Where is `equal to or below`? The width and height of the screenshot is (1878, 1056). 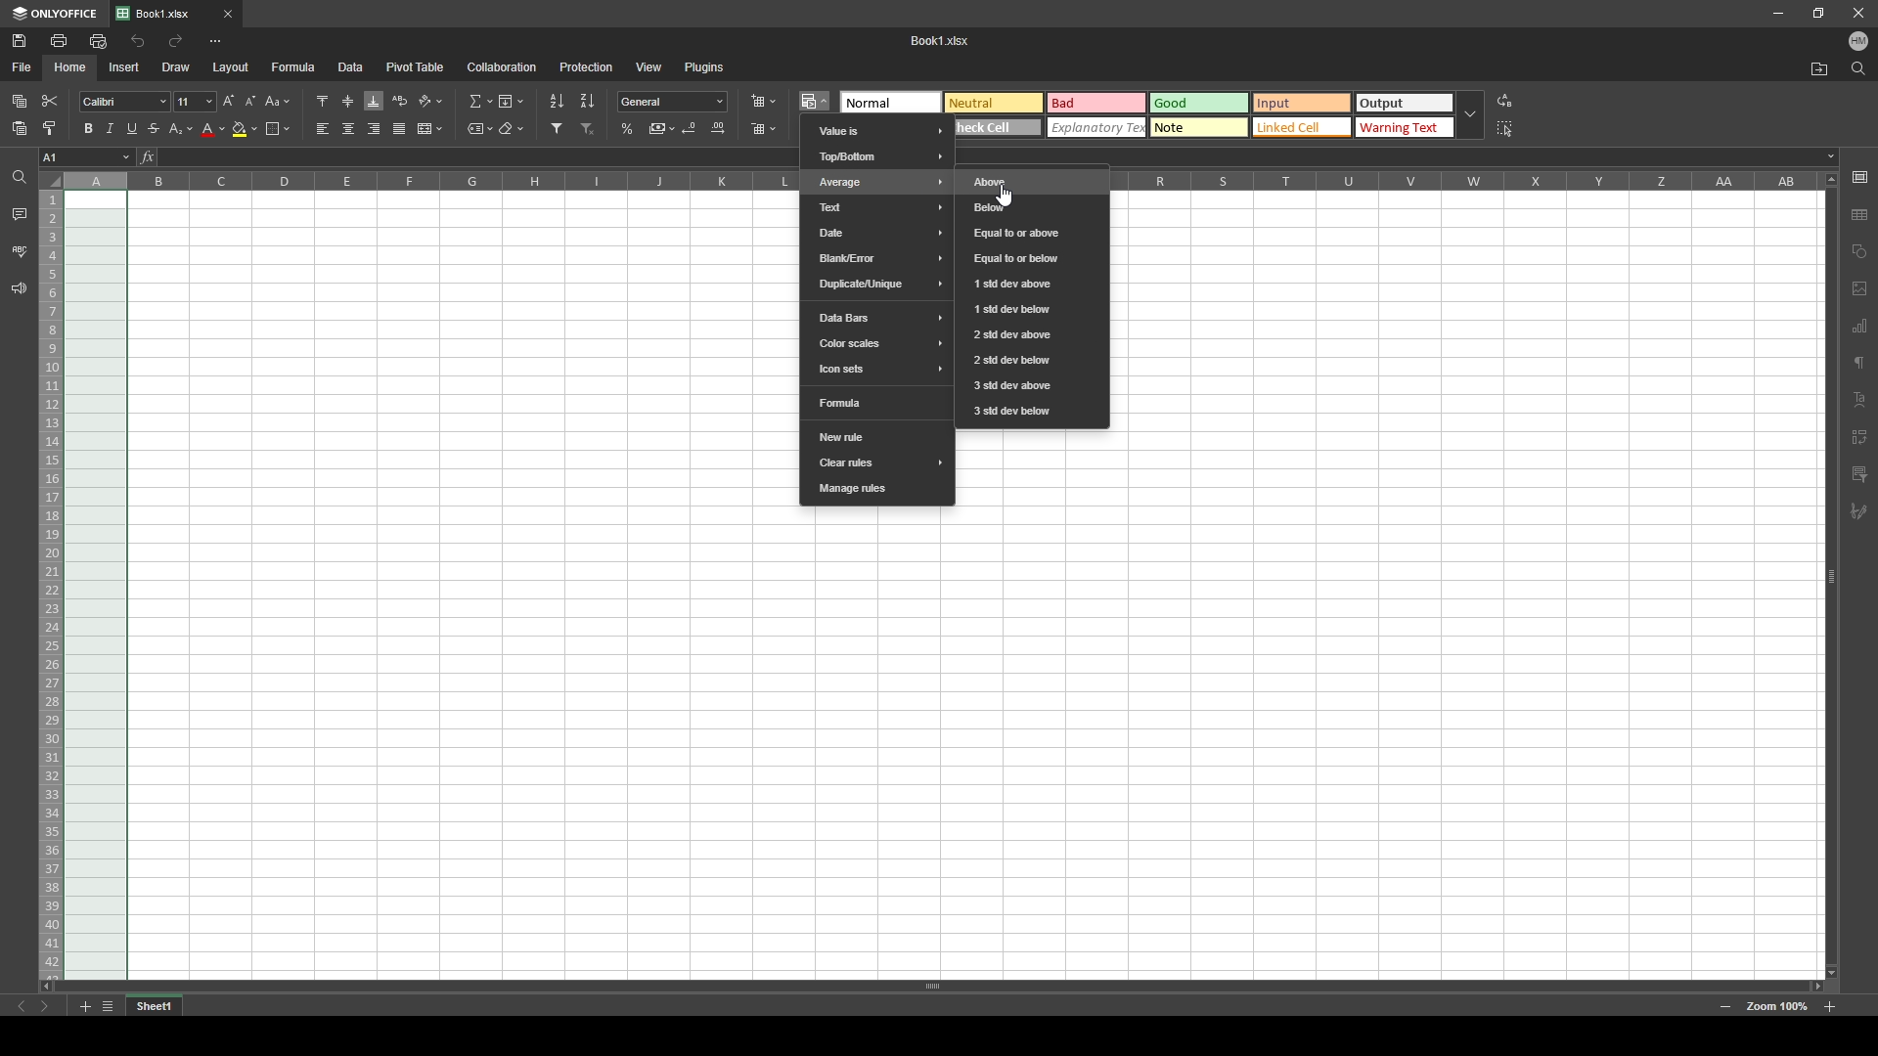 equal to or below is located at coordinates (1029, 258).